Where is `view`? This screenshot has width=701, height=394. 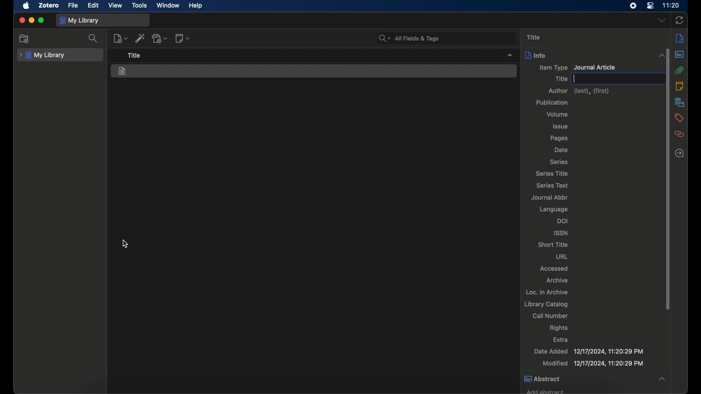 view is located at coordinates (116, 5).